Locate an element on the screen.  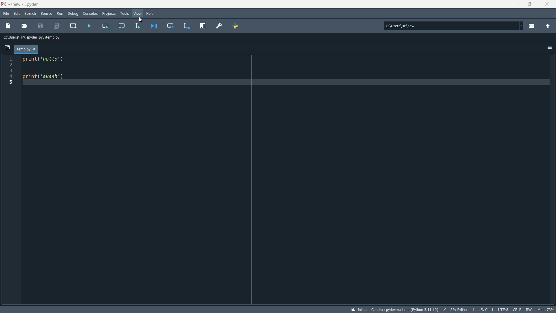
debug menu is located at coordinates (73, 13).